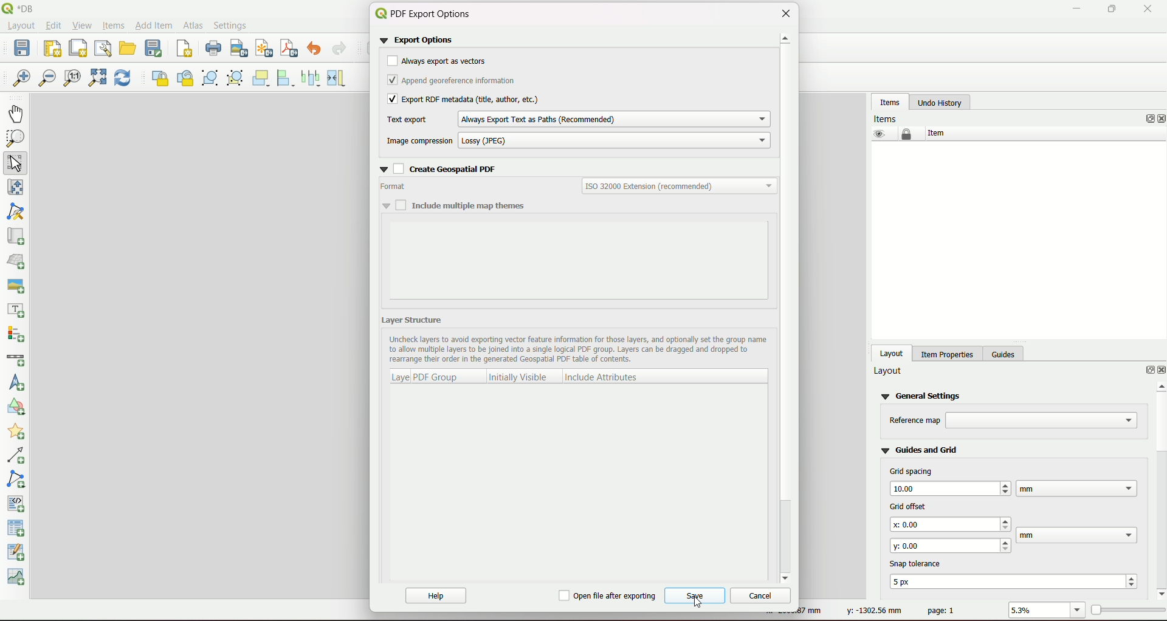  Describe the element at coordinates (112, 26) in the screenshot. I see `Items` at that location.